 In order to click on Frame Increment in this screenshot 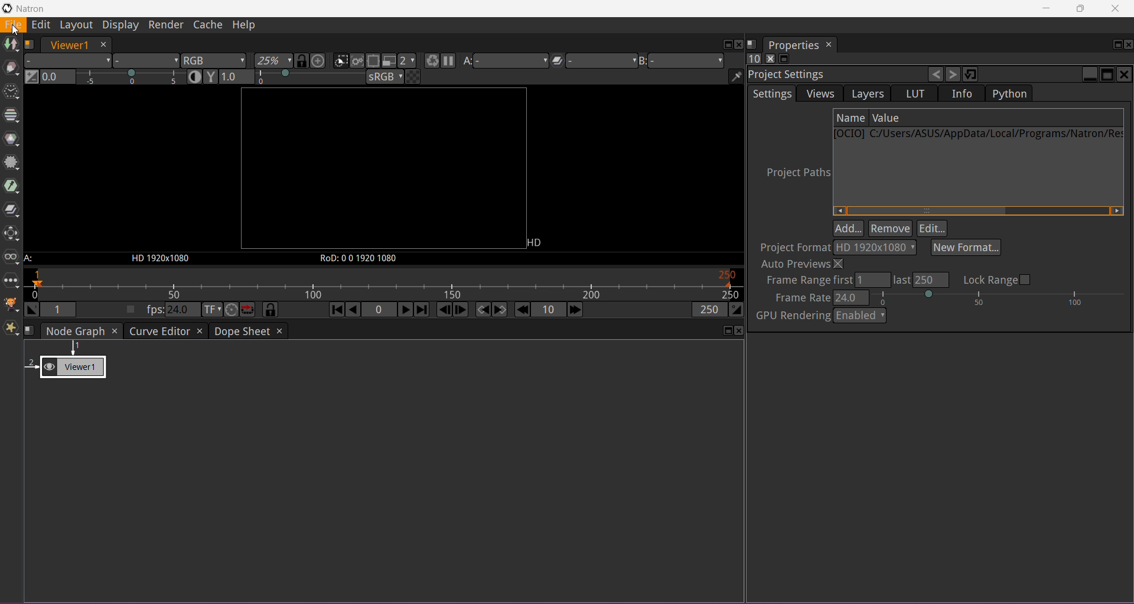, I will do `click(548, 310)`.